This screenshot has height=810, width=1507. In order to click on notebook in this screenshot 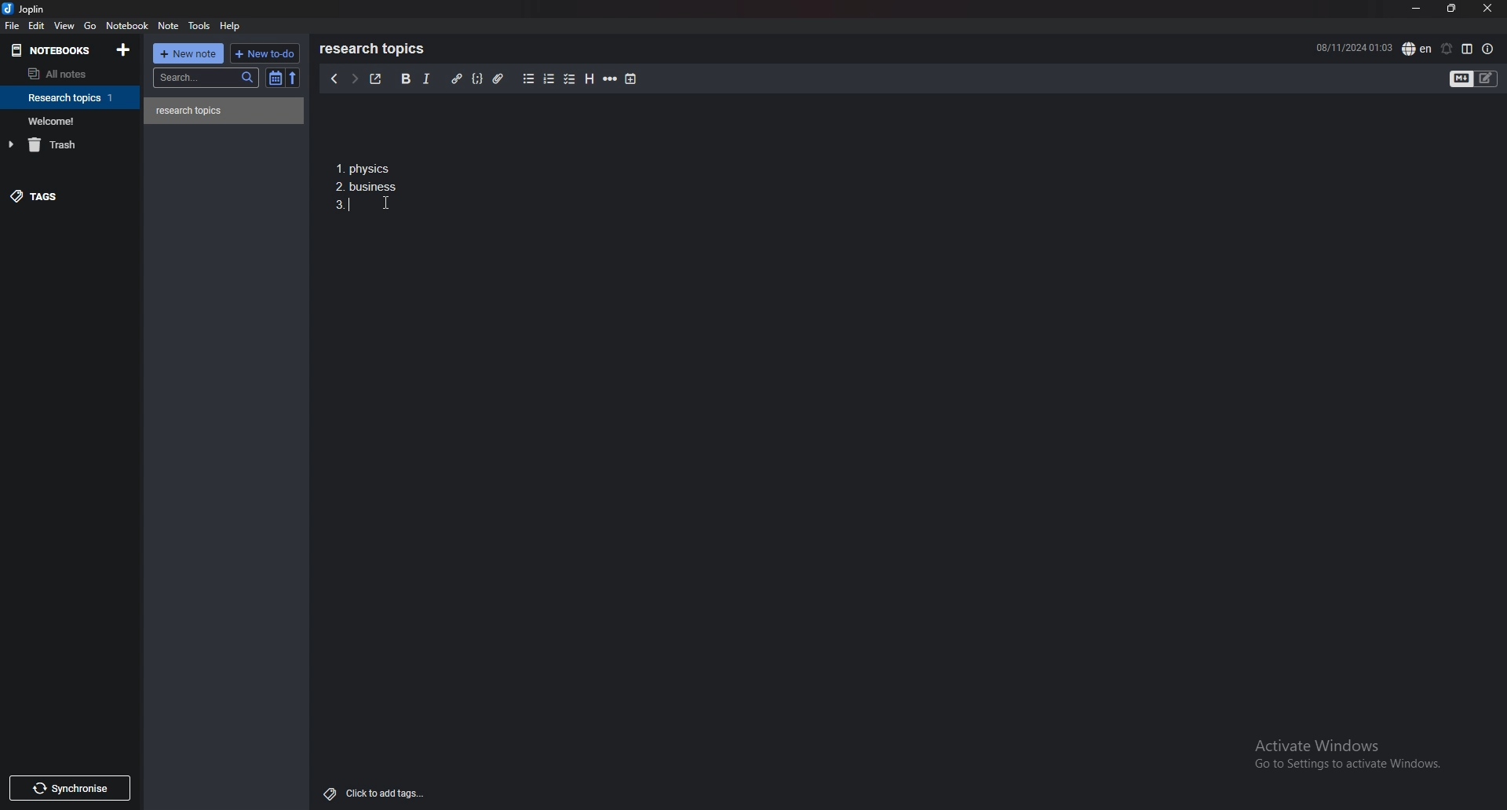, I will do `click(71, 120)`.